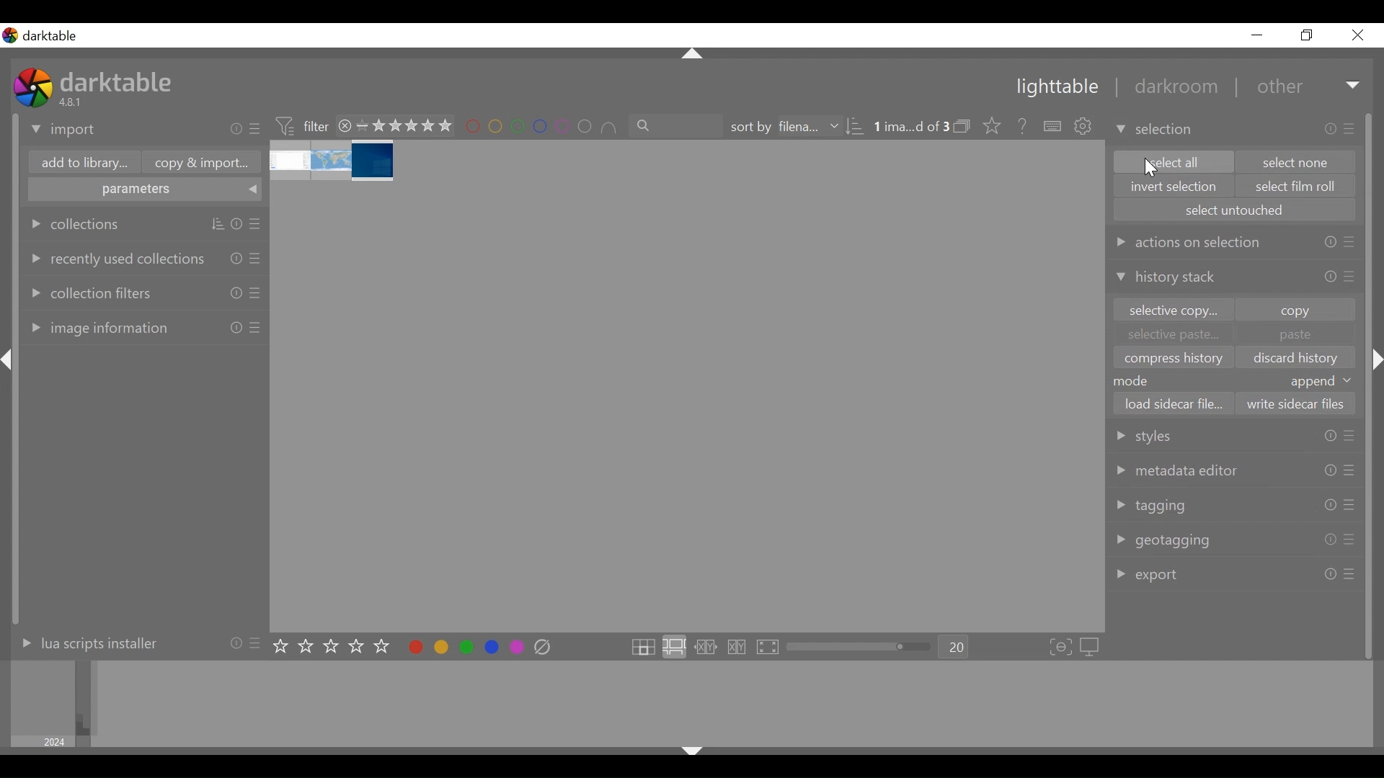 This screenshot has width=1384, height=778. I want to click on select untouched, so click(1234, 210).